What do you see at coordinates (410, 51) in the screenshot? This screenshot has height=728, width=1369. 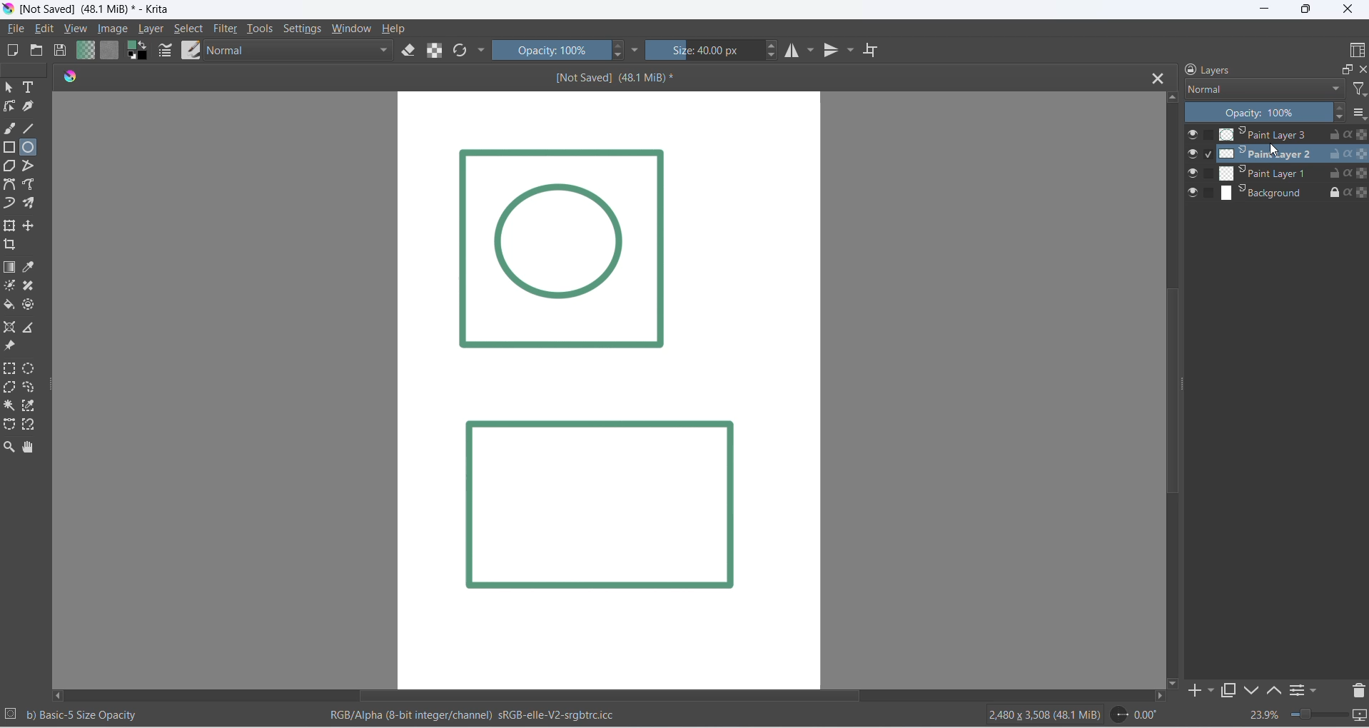 I see `eraser mode` at bounding box center [410, 51].